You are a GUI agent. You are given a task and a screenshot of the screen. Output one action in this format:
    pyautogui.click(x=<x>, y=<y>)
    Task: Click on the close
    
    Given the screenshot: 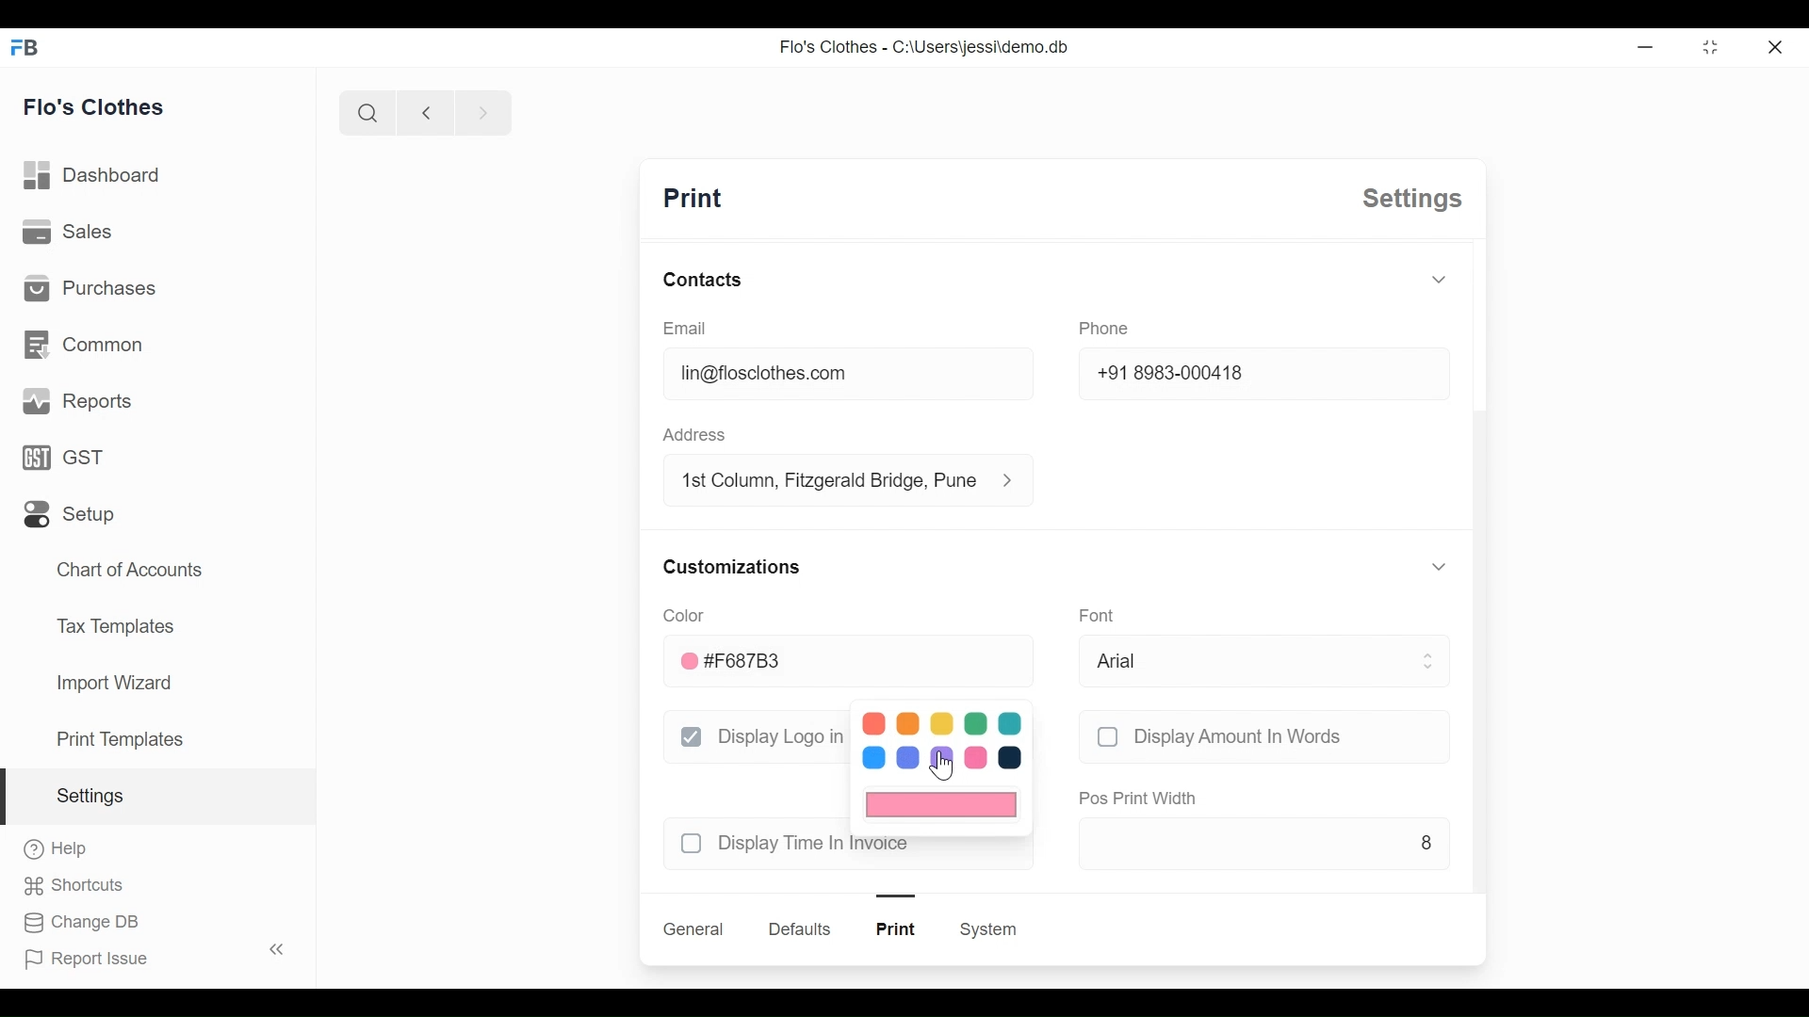 What is the action you would take?
    pyautogui.click(x=1774, y=46)
    